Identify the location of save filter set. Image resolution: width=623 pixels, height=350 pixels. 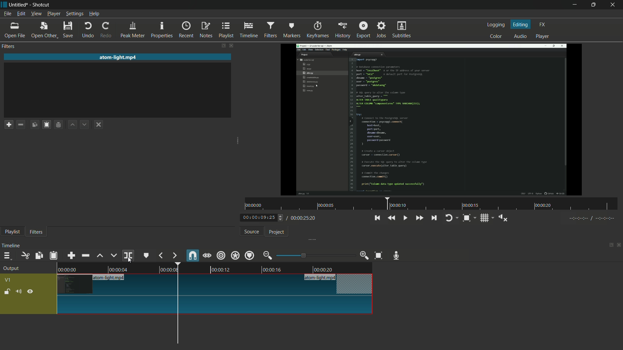
(60, 125).